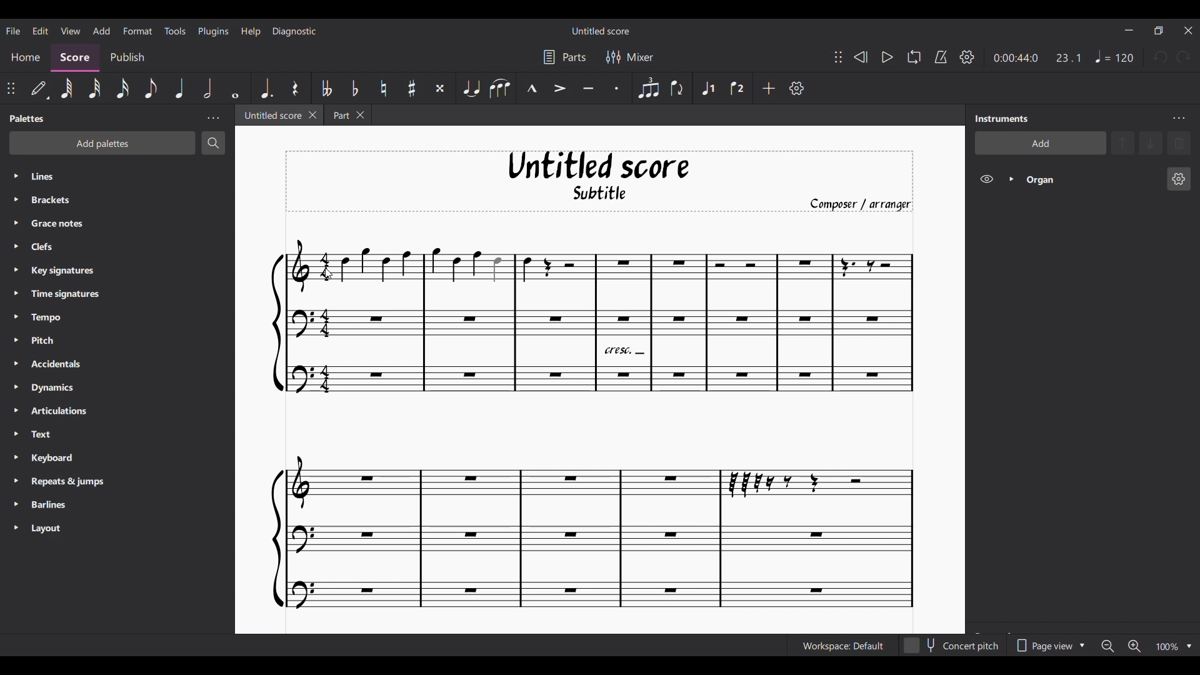  Describe the element at coordinates (175, 31) in the screenshot. I see `Tools menu` at that location.